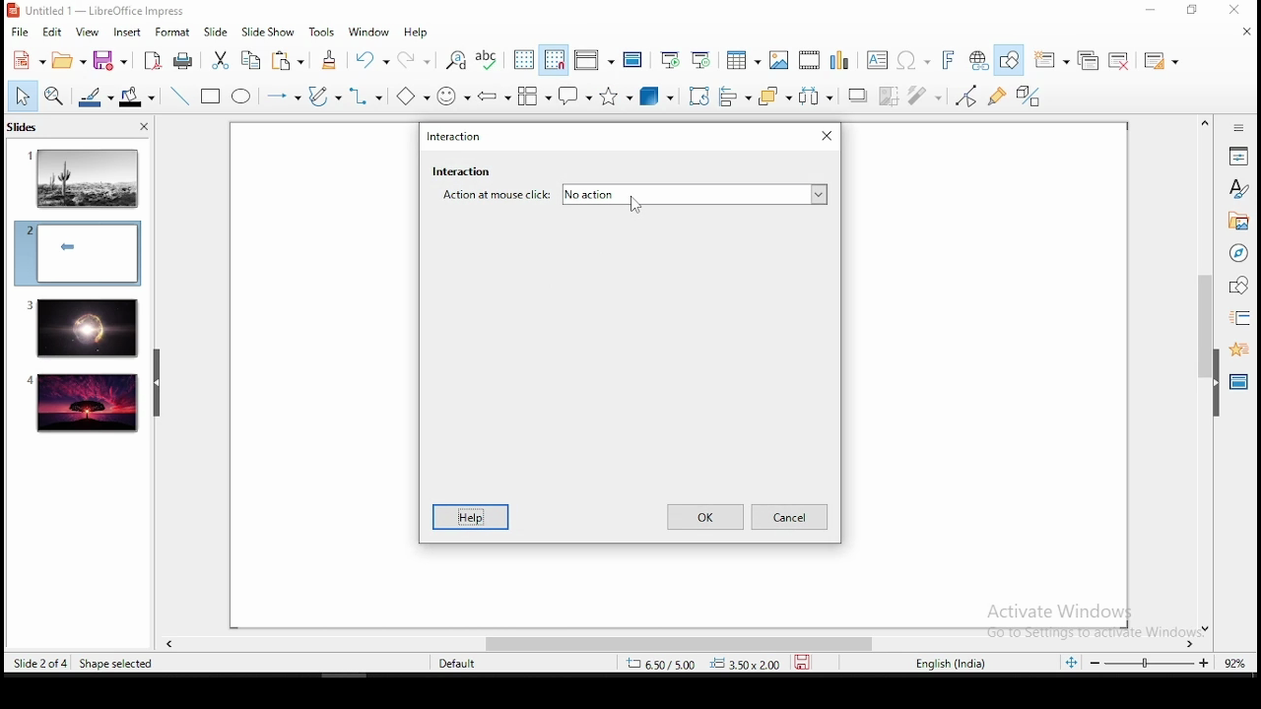 The height and width of the screenshot is (709, 1261). Describe the element at coordinates (23, 32) in the screenshot. I see `file` at that location.